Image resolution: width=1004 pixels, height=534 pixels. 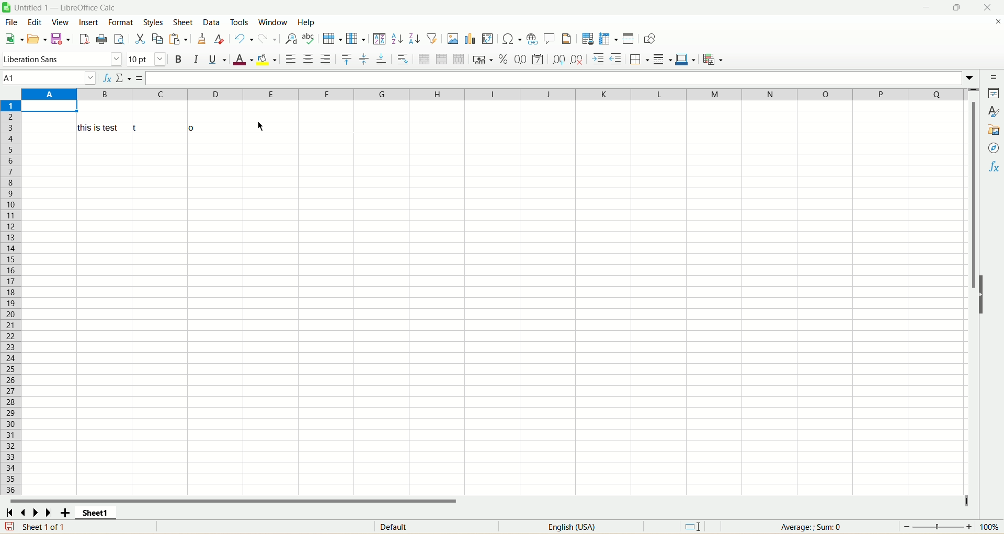 What do you see at coordinates (364, 59) in the screenshot?
I see `align center` at bounding box center [364, 59].